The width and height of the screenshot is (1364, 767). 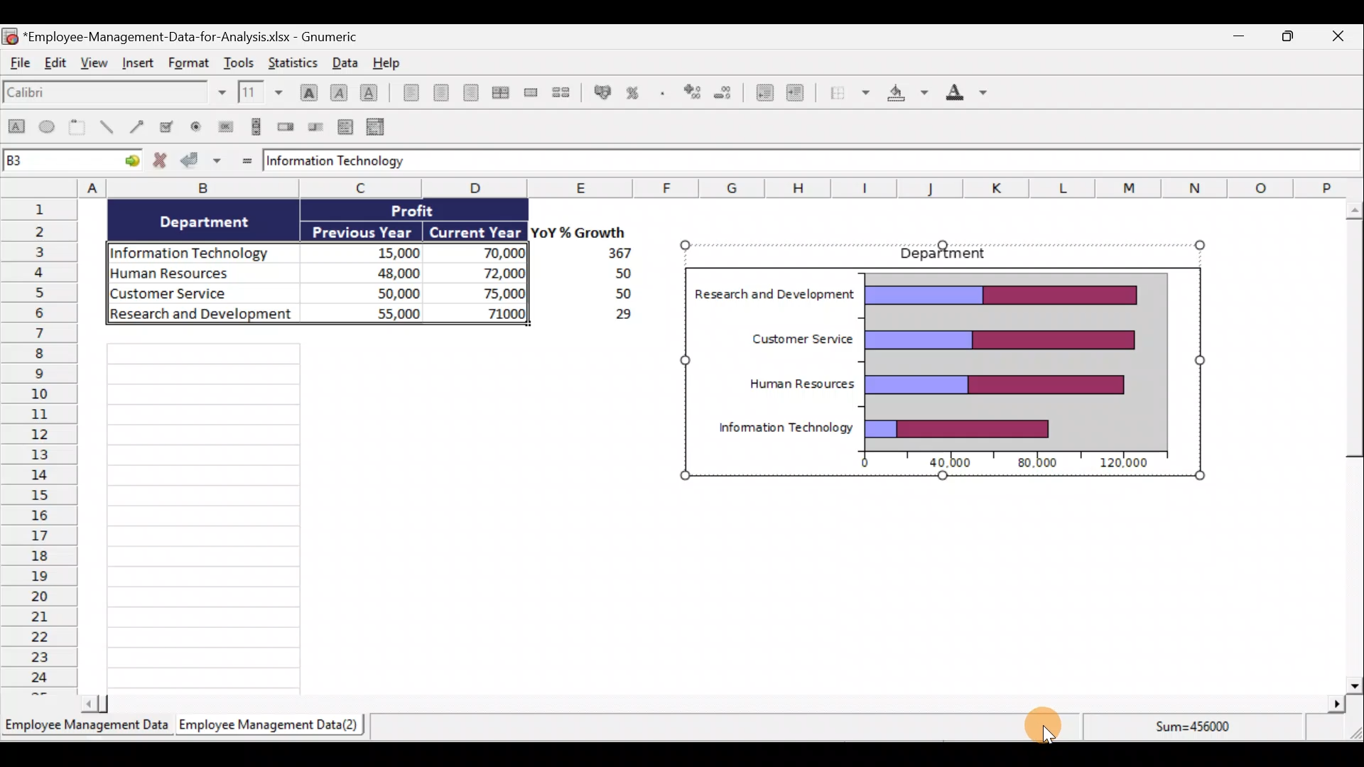 I want to click on Chart title, so click(x=947, y=254).